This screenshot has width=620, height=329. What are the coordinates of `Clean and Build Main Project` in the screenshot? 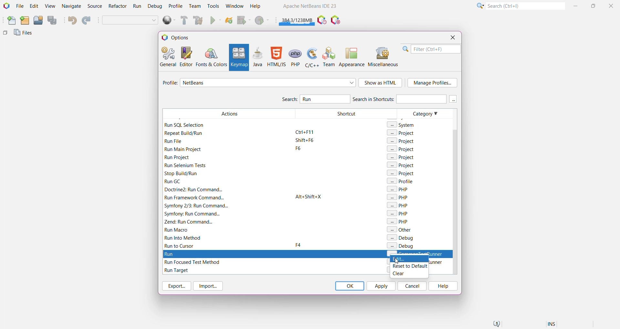 It's located at (199, 21).